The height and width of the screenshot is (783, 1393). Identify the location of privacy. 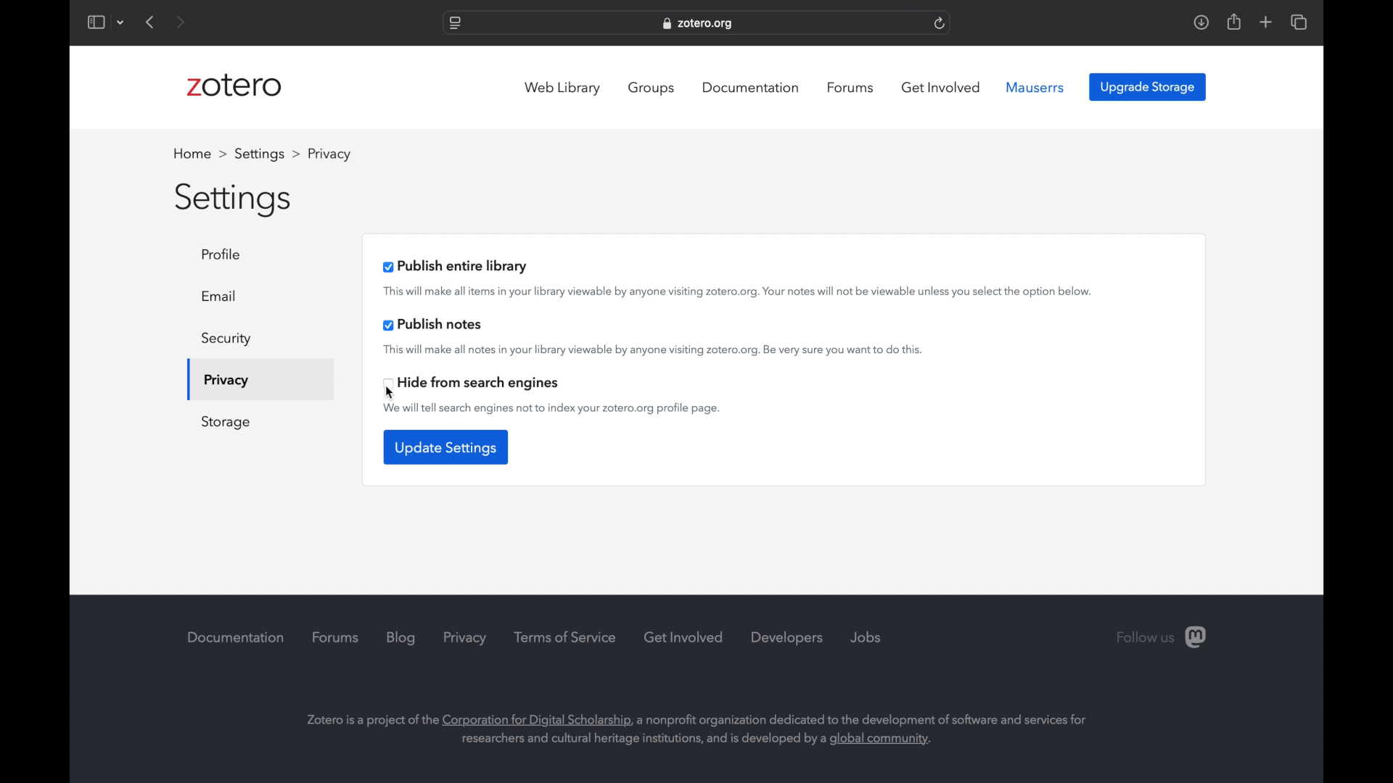
(225, 381).